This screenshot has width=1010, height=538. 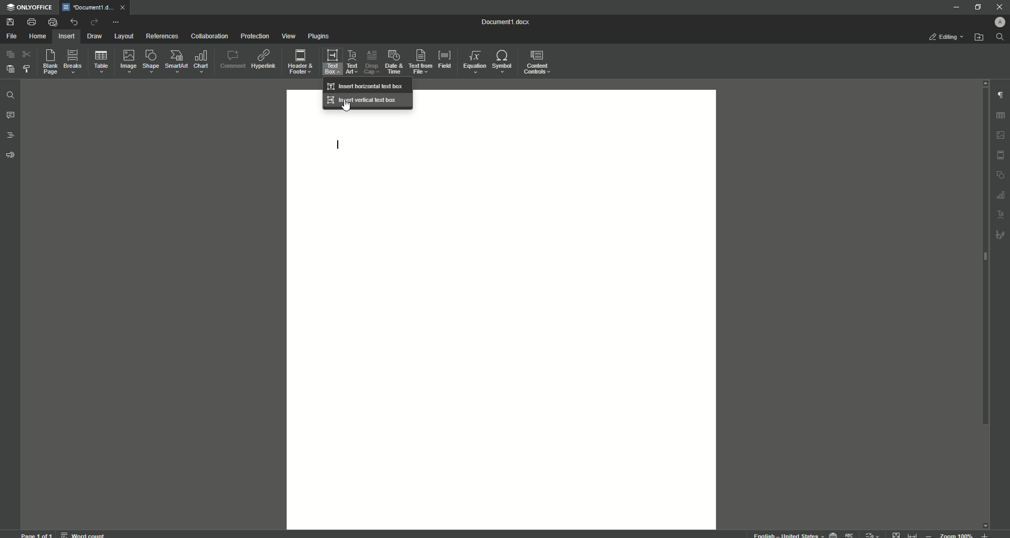 What do you see at coordinates (873, 534) in the screenshot?
I see `track changes` at bounding box center [873, 534].